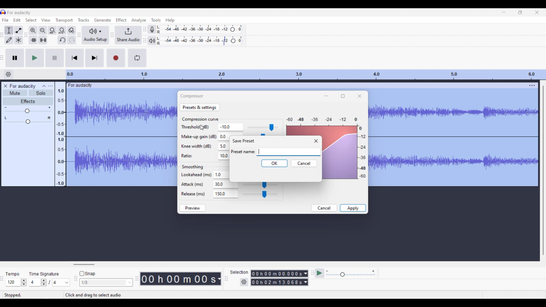 This screenshot has height=307, width=546. I want to click on Close track, so click(5, 86).